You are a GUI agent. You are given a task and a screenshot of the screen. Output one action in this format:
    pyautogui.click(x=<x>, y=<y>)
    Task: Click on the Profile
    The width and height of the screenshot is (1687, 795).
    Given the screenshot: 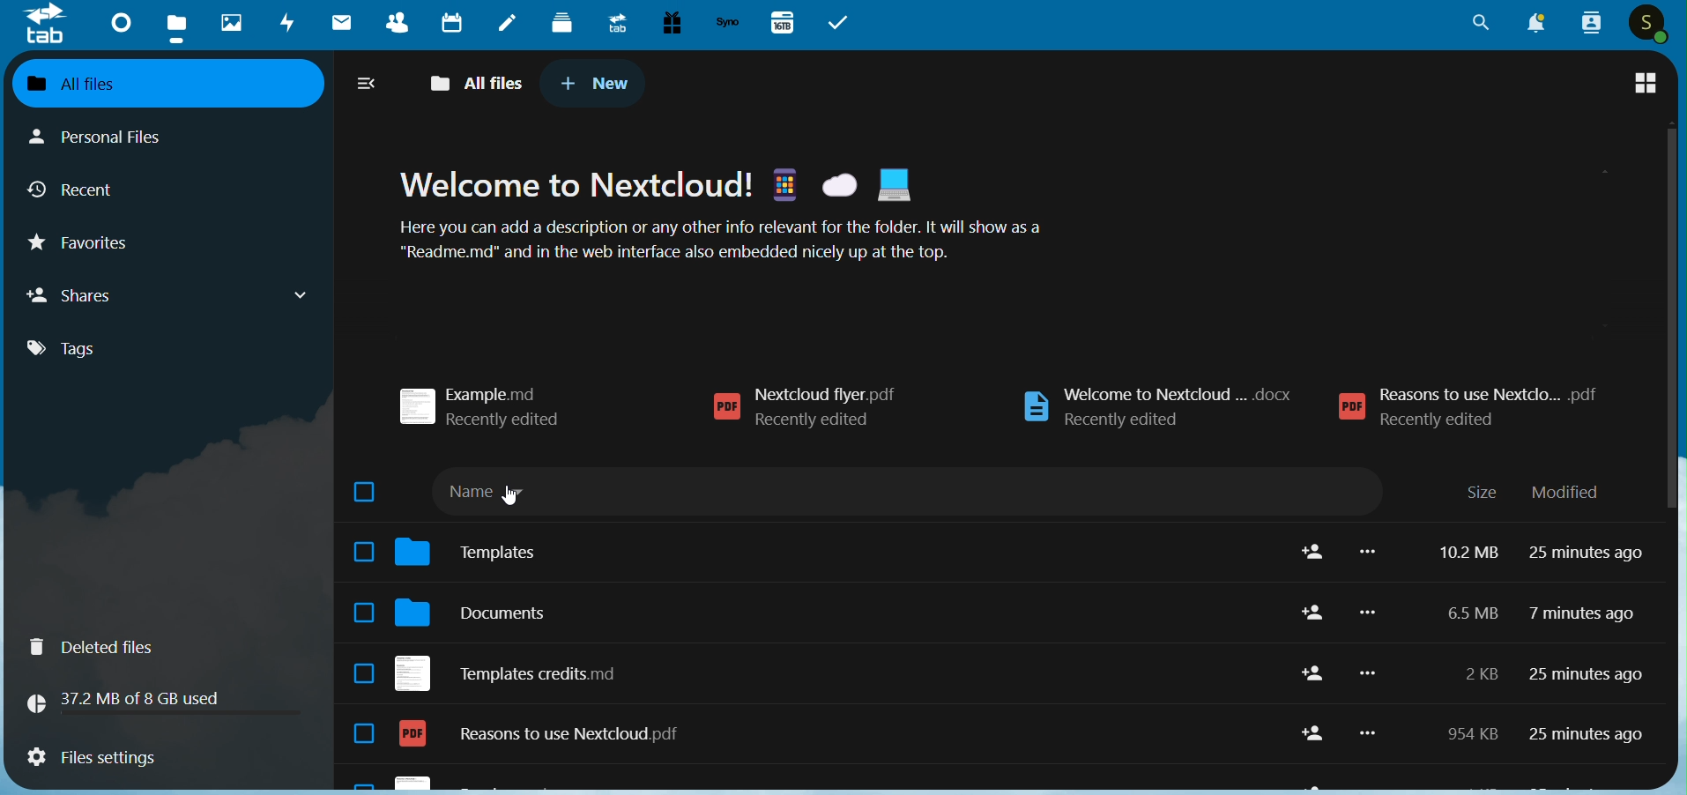 What is the action you would take?
    pyautogui.click(x=1654, y=24)
    